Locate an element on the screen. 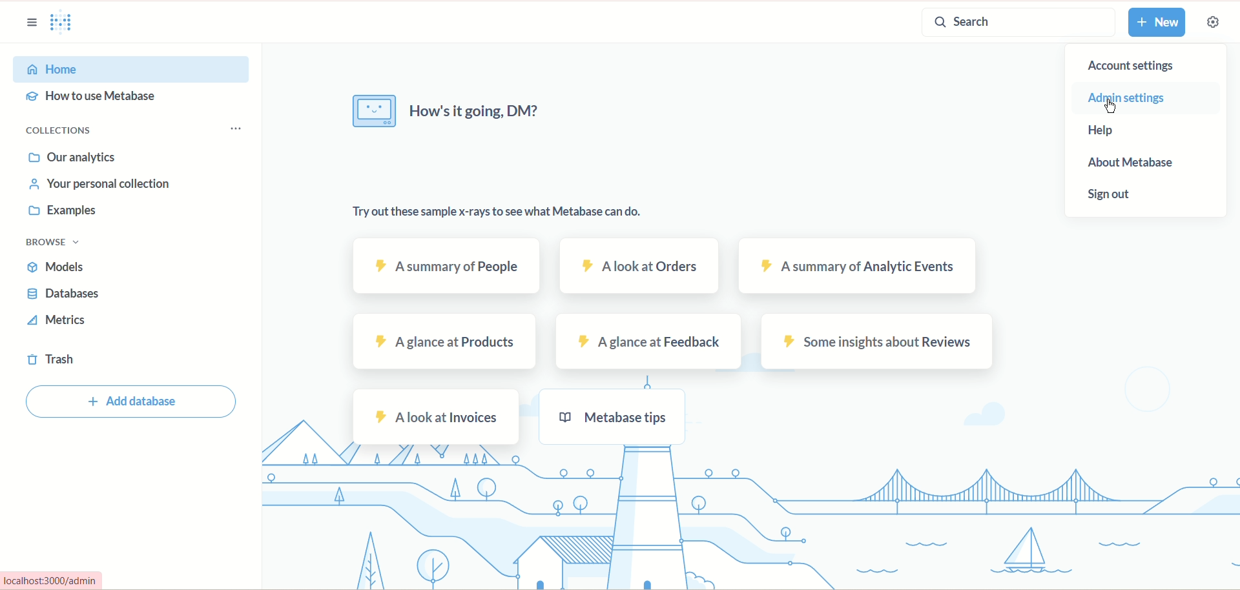 This screenshot has height=590, width=1240. try out these sample x-rays to see what metabase can do is located at coordinates (490, 212).